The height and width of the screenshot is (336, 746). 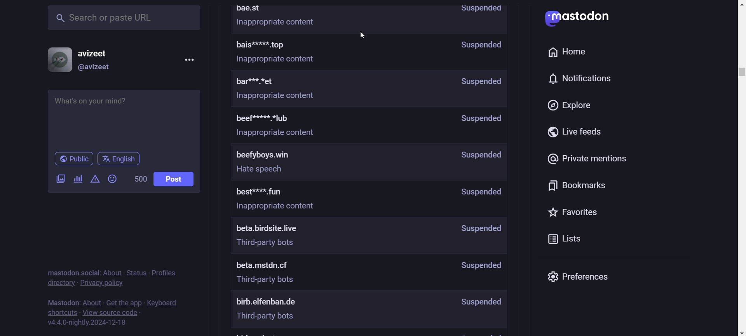 What do you see at coordinates (586, 160) in the screenshot?
I see `private mentions` at bounding box center [586, 160].